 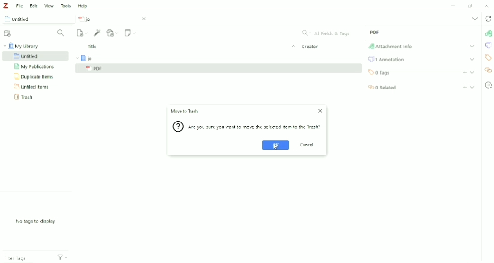 What do you see at coordinates (473, 87) in the screenshot?
I see `Expand section` at bounding box center [473, 87].